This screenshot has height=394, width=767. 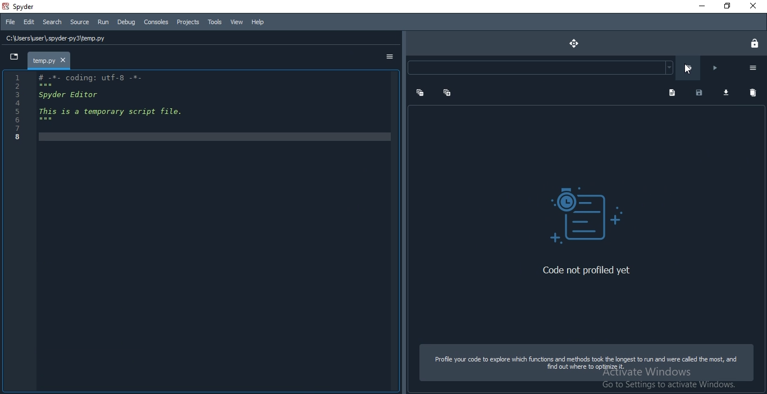 What do you see at coordinates (200, 232) in the screenshot?
I see `IDE` at bounding box center [200, 232].